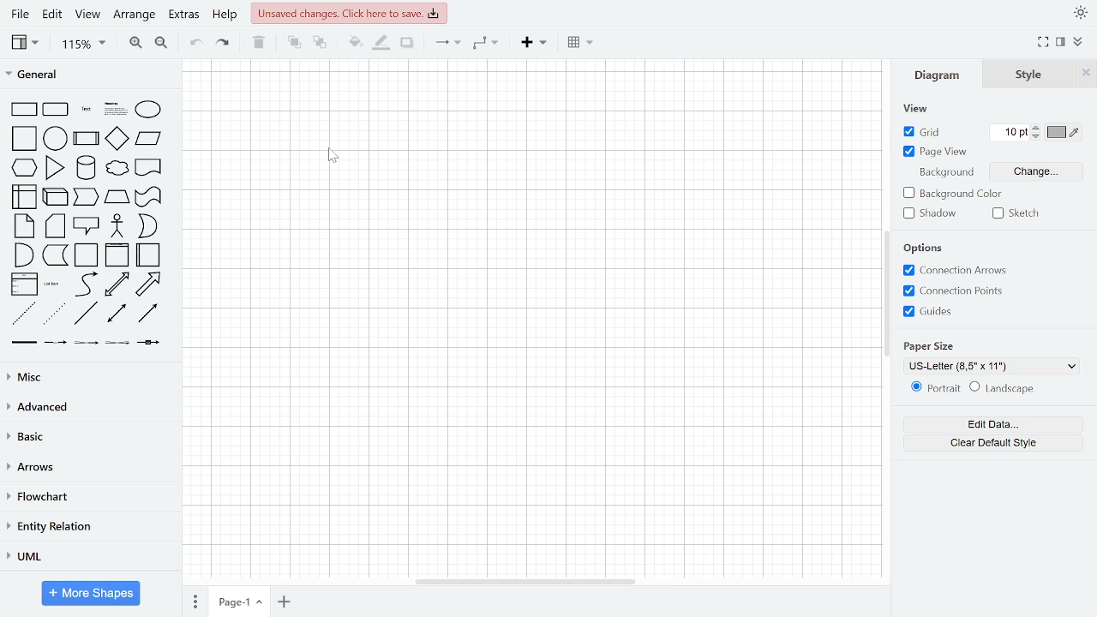 This screenshot has width=1097, height=617. What do you see at coordinates (147, 314) in the screenshot?
I see `directional connector` at bounding box center [147, 314].